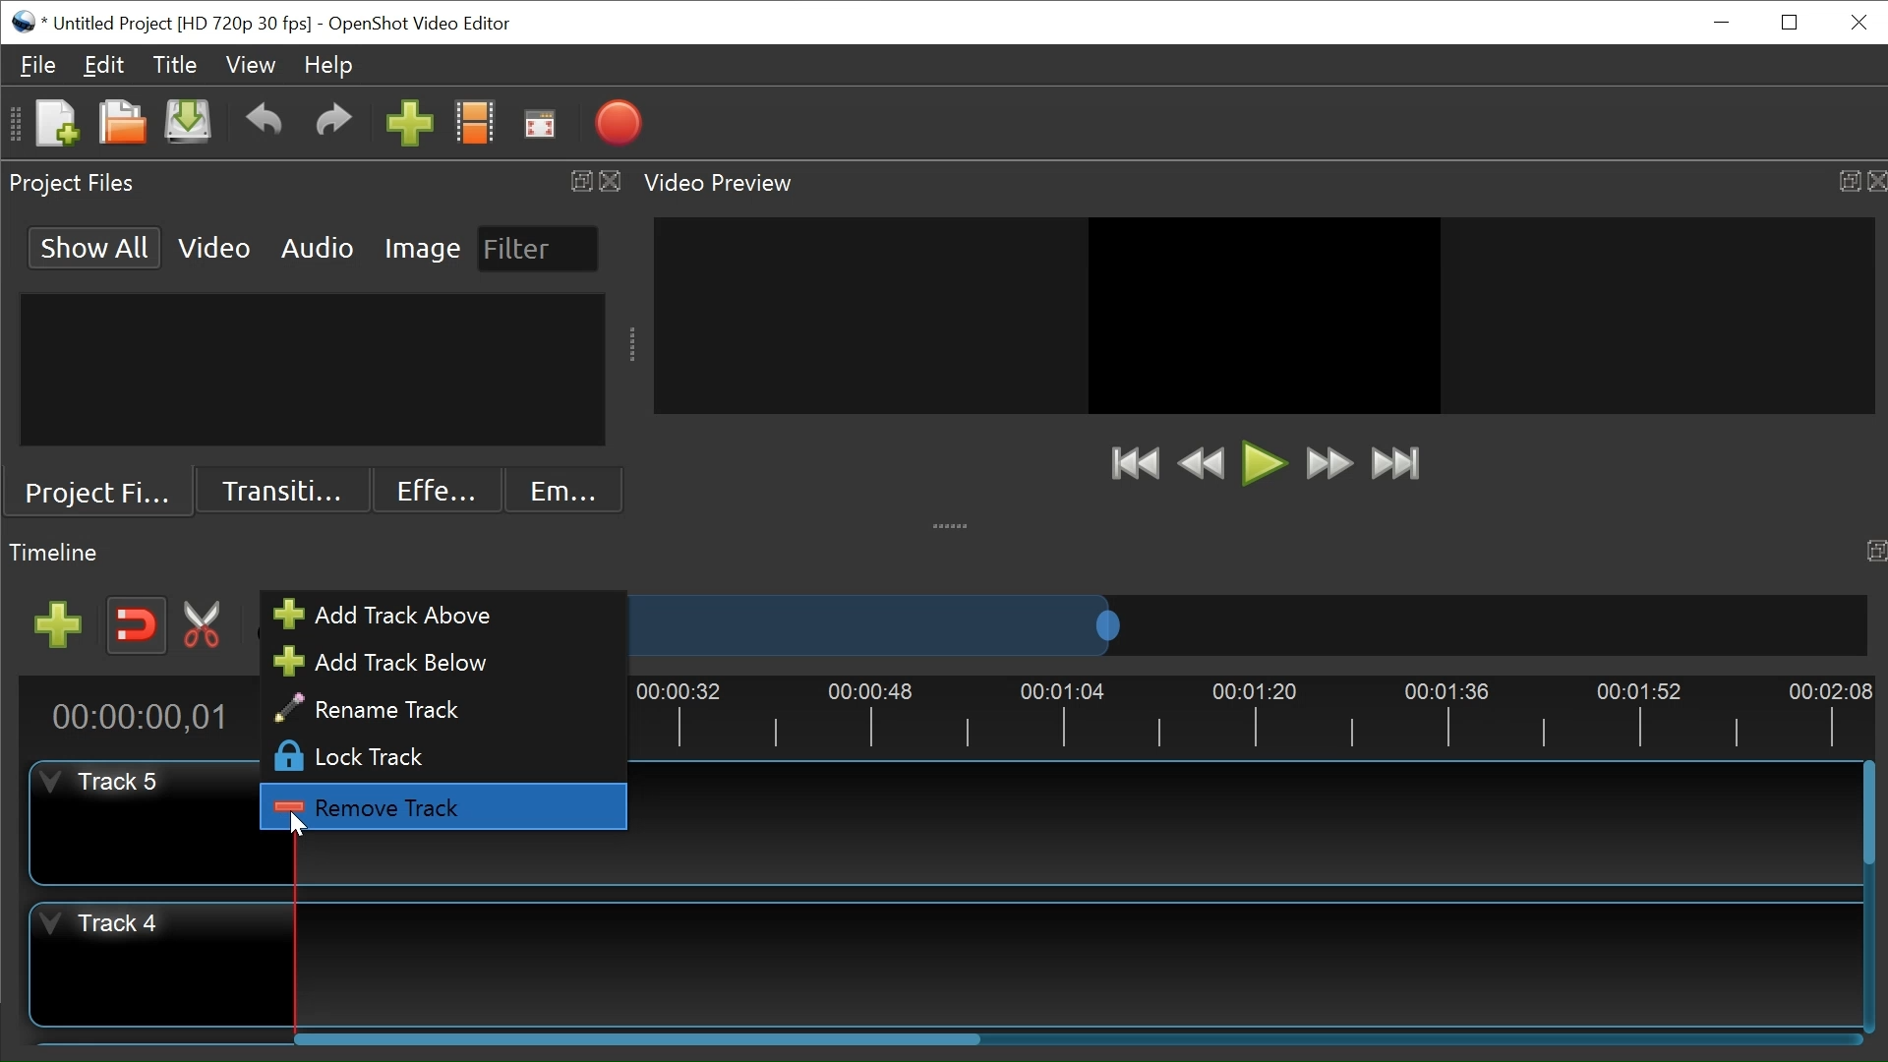  What do you see at coordinates (1266, 315) in the screenshot?
I see `Preview Window` at bounding box center [1266, 315].